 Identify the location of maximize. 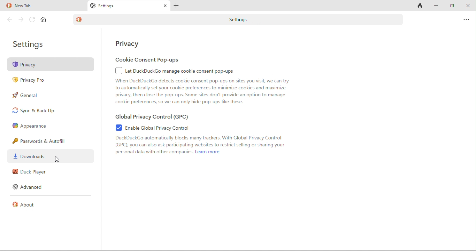
(453, 6).